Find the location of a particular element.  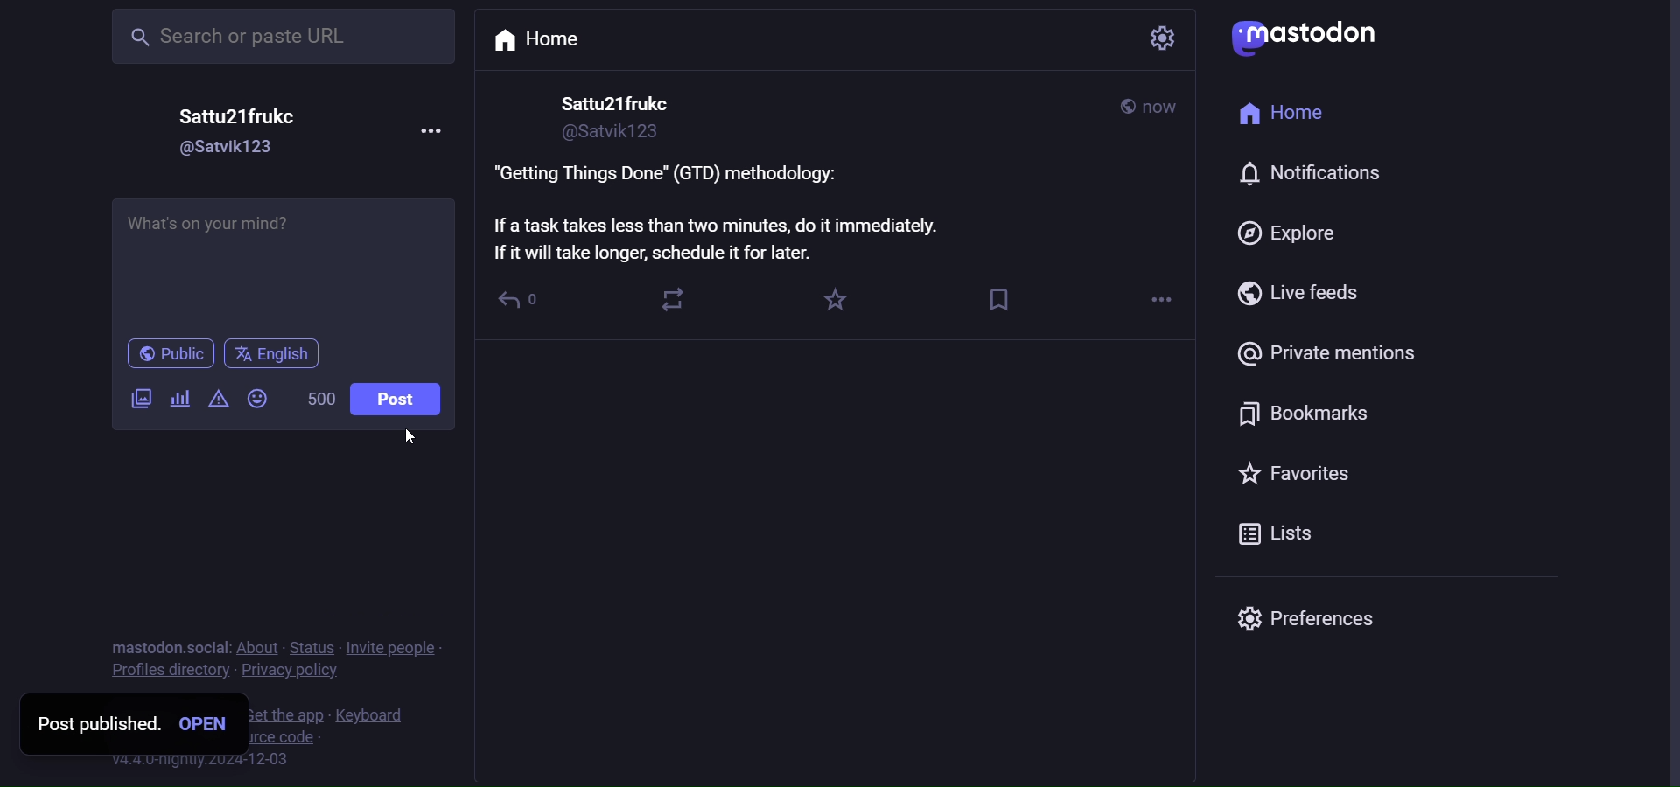

more is located at coordinates (1160, 303).